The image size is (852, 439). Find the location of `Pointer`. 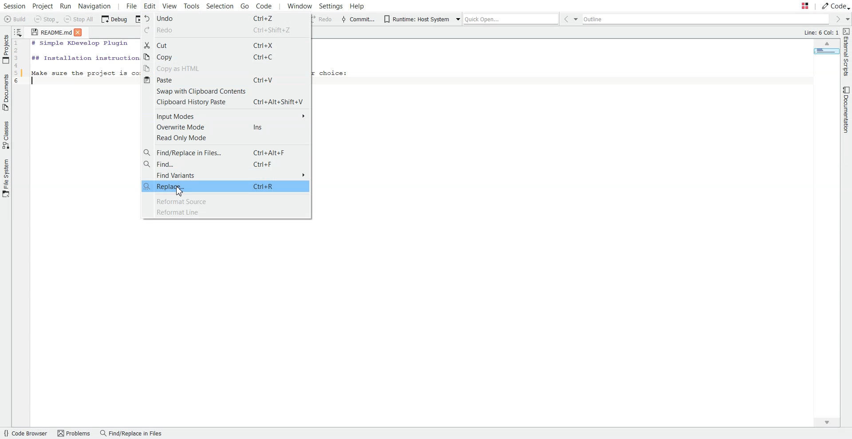

Pointer is located at coordinates (179, 192).